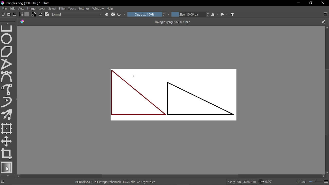 The height and width of the screenshot is (185, 329). Describe the element at coordinates (40, 14) in the screenshot. I see `Edit brush settings` at that location.